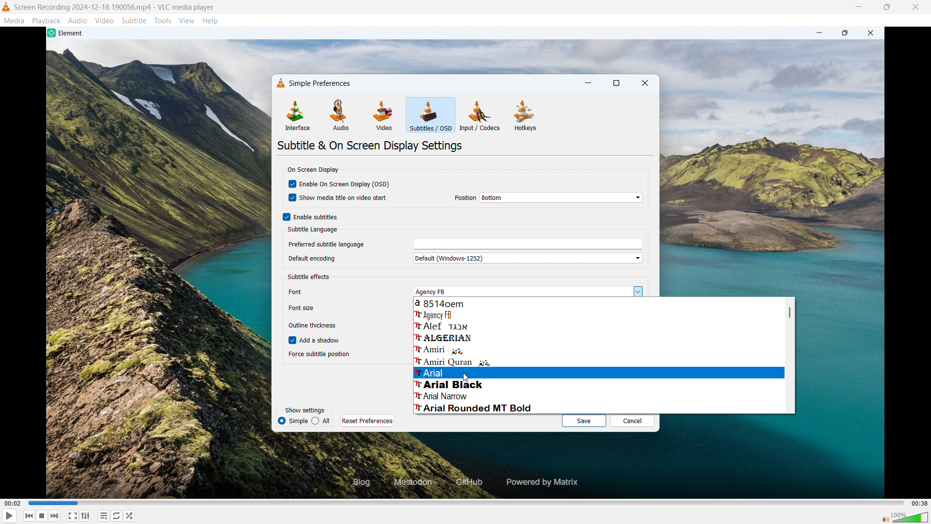 This screenshot has height=524, width=931. What do you see at coordinates (305, 410) in the screenshot?
I see `show settings` at bounding box center [305, 410].